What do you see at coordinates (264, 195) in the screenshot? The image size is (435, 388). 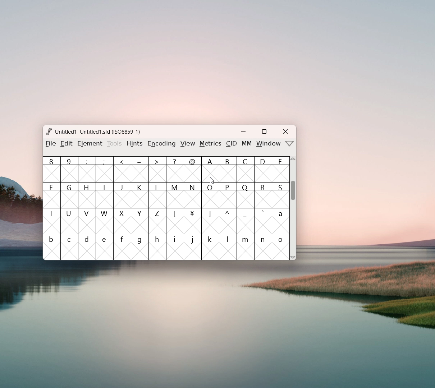 I see `R` at bounding box center [264, 195].